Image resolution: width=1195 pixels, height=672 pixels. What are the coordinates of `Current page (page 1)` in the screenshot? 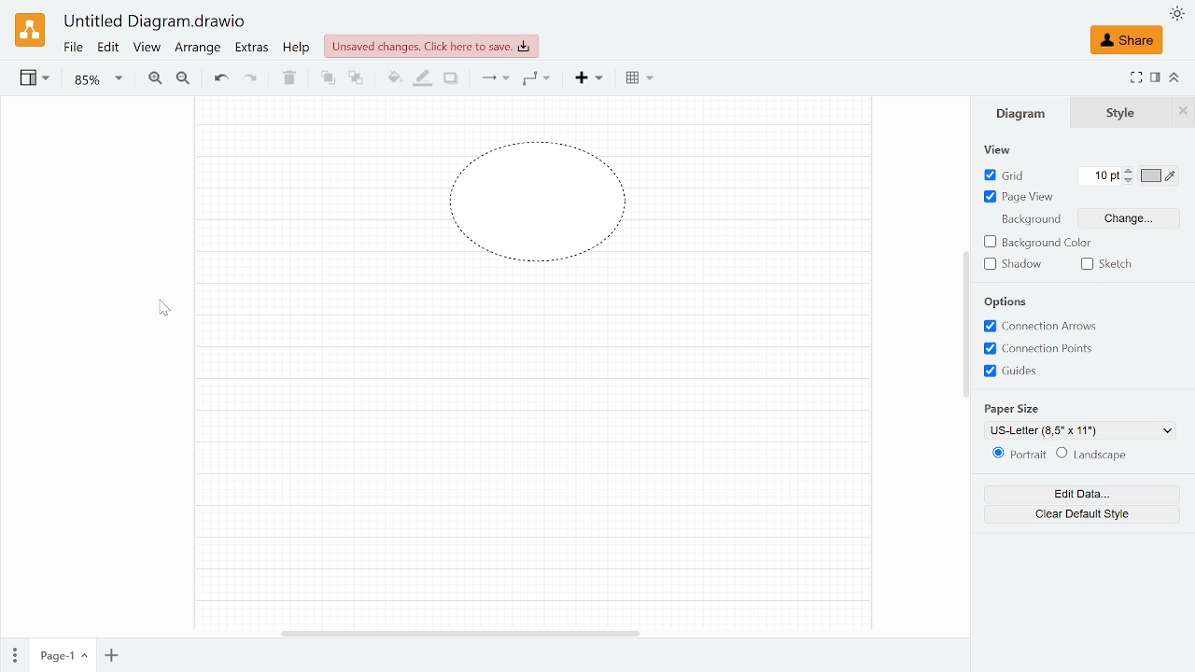 It's located at (63, 657).